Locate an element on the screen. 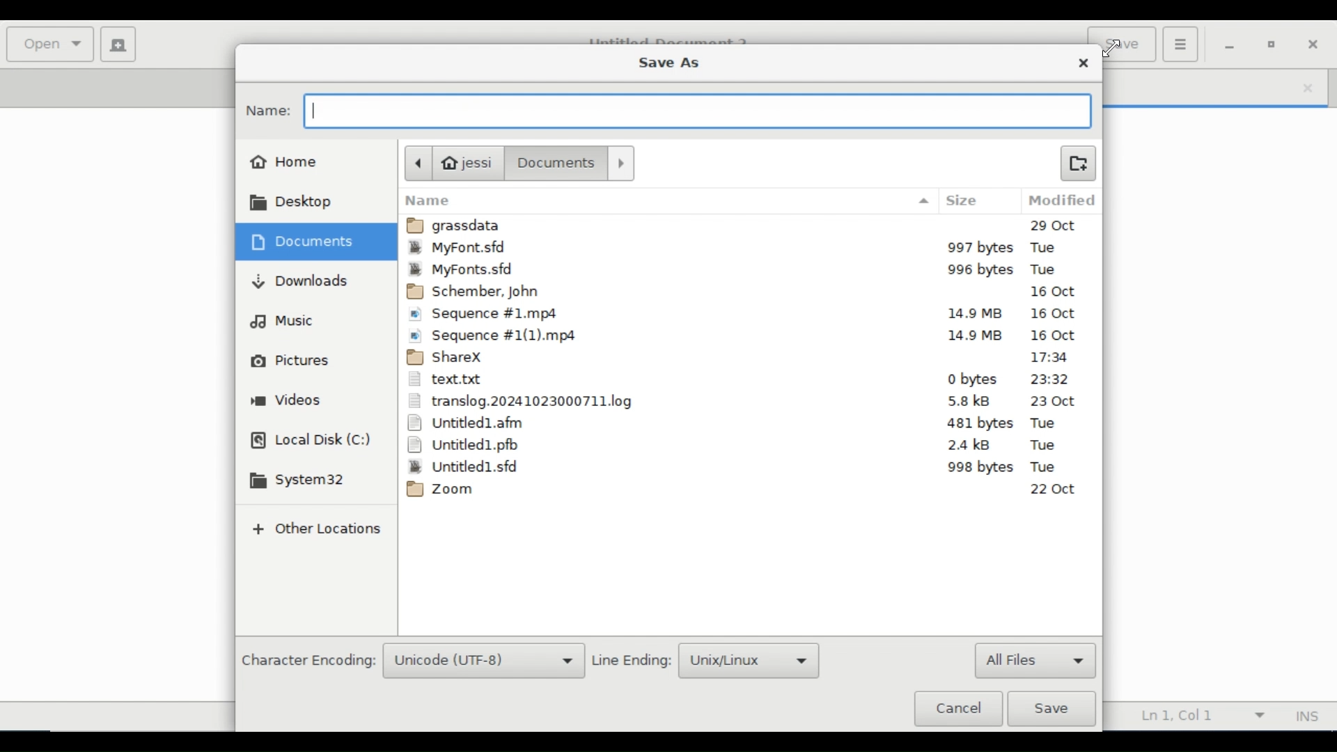 This screenshot has width=1337, height=752. Forward is located at coordinates (621, 163).